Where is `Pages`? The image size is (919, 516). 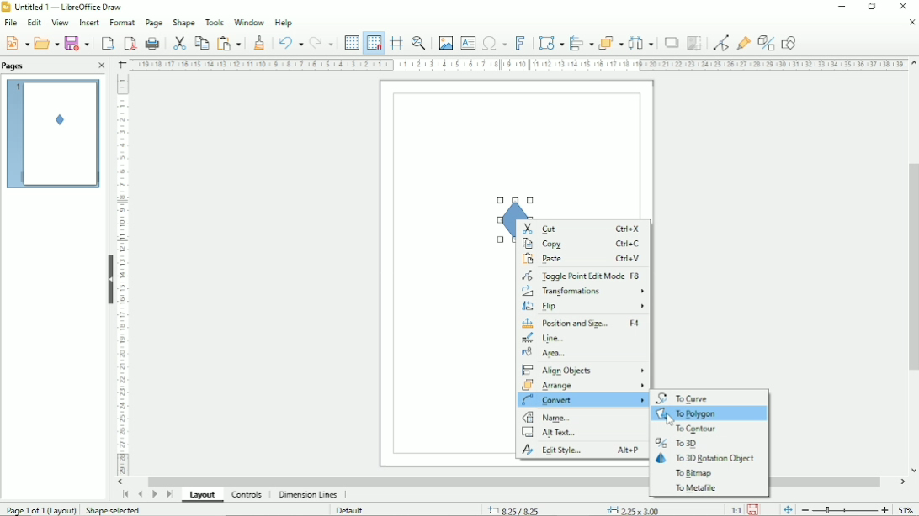 Pages is located at coordinates (15, 66).